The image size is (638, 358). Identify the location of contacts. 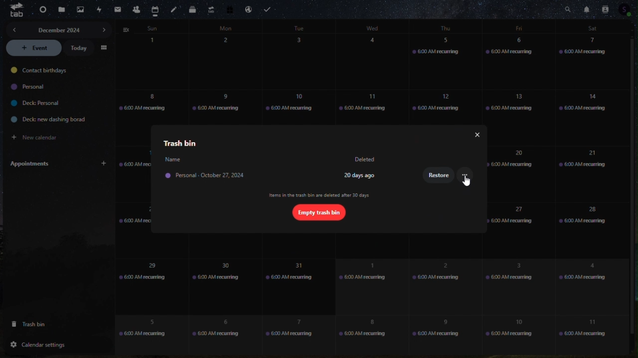
(136, 8).